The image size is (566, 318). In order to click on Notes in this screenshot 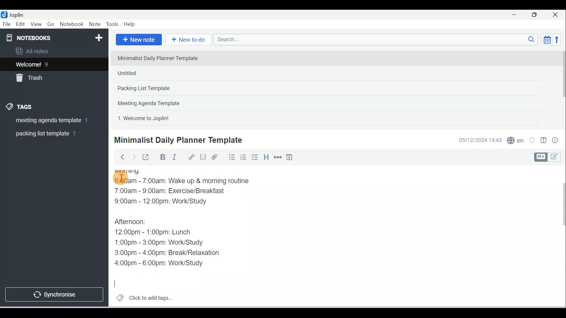, I will do `click(50, 63)`.